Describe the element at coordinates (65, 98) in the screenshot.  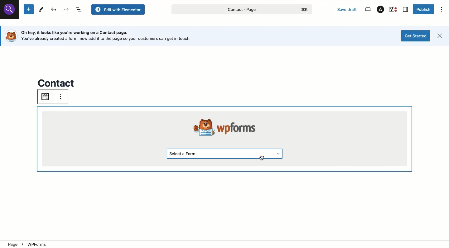
I see `view menu` at that location.